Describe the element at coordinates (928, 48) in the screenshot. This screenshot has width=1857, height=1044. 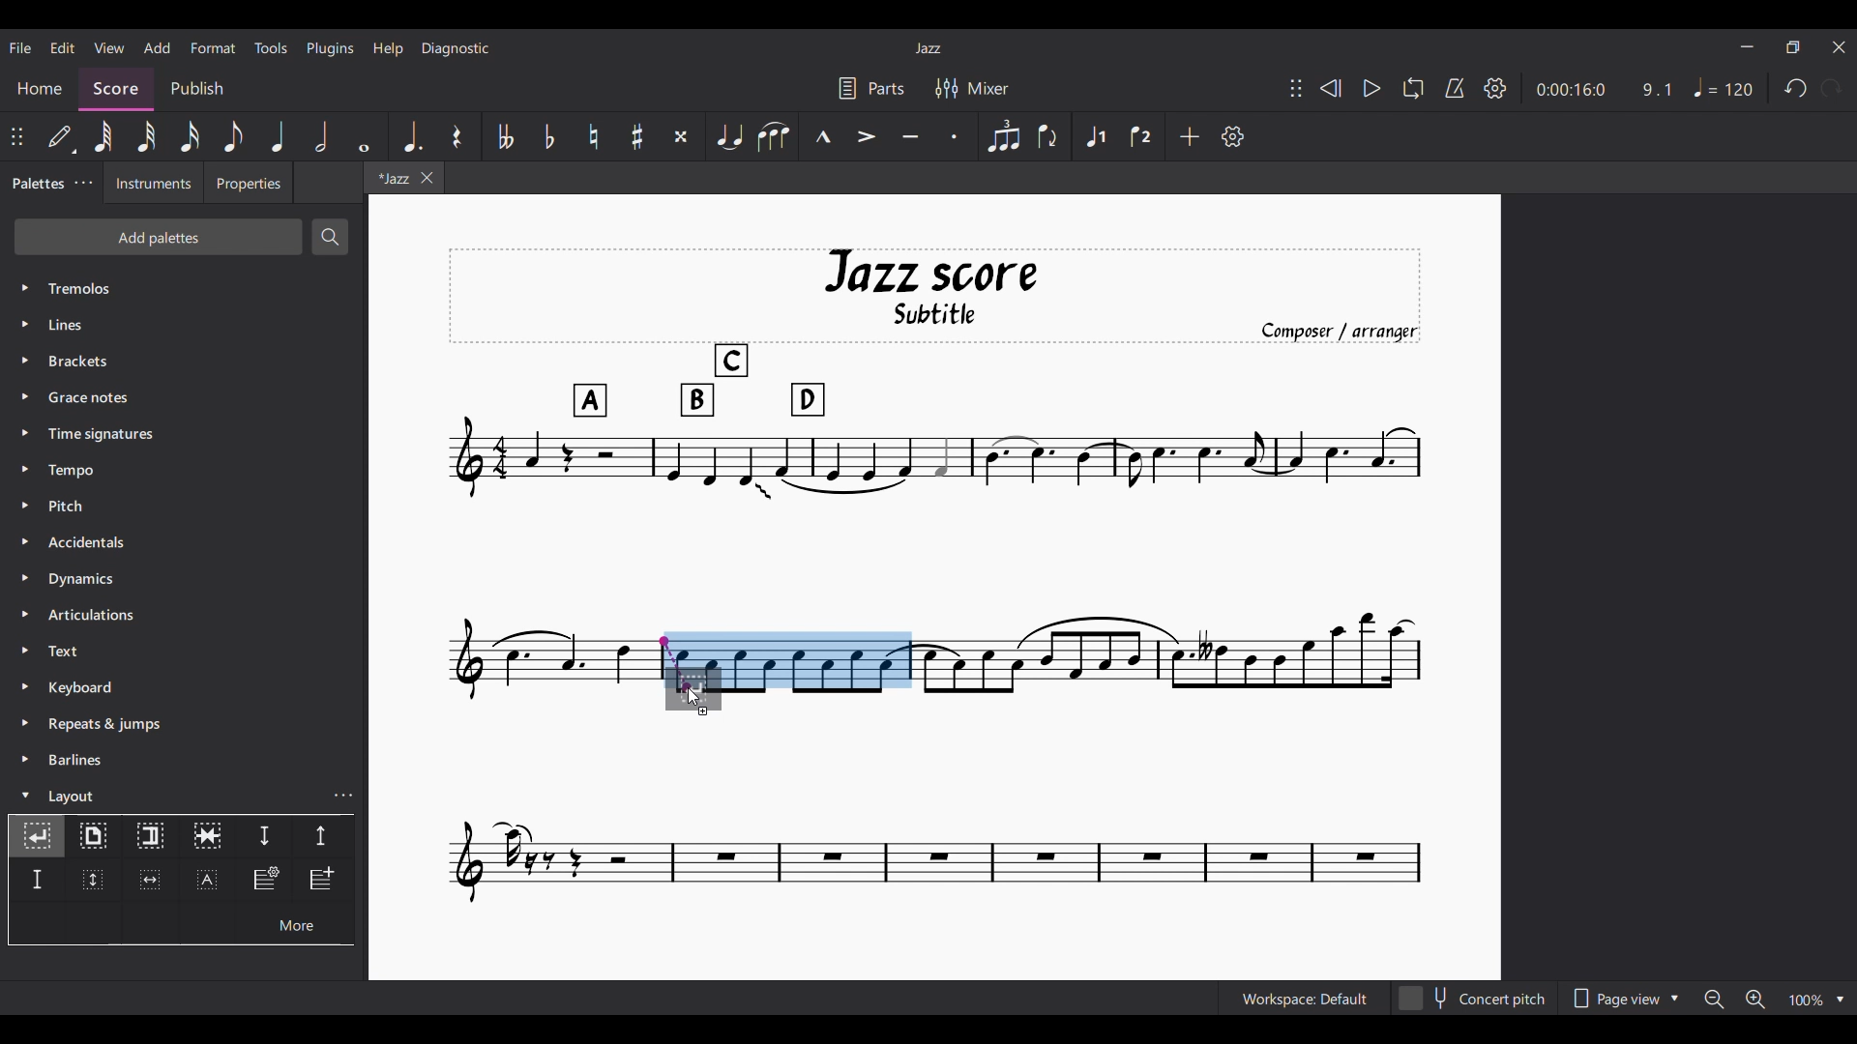
I see `Jazz` at that location.